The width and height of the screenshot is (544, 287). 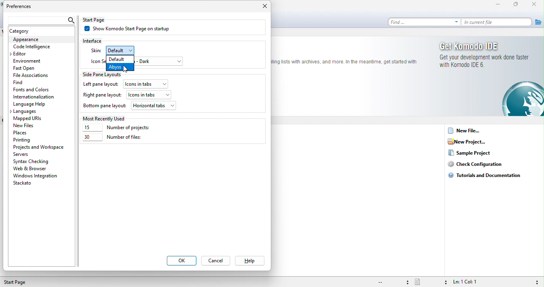 What do you see at coordinates (36, 168) in the screenshot?
I see `web and browser` at bounding box center [36, 168].